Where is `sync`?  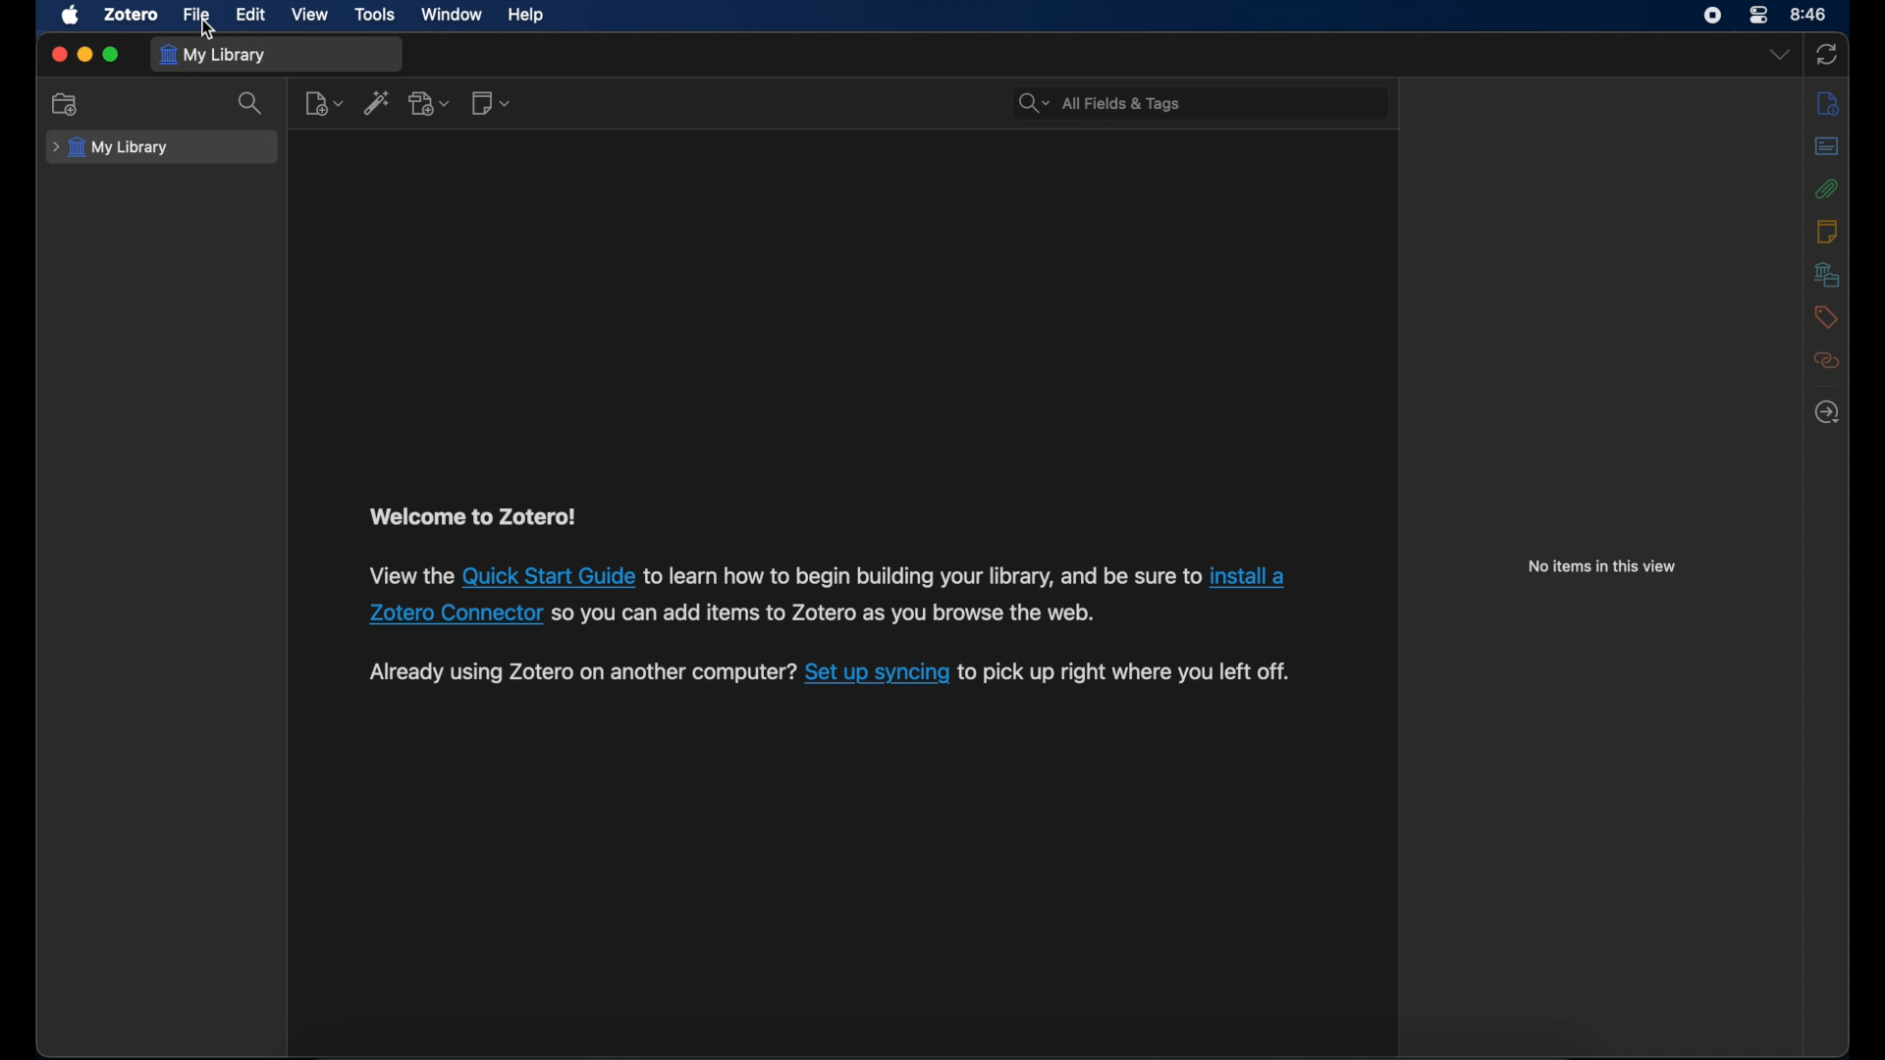
sync is located at coordinates (1827, 56).